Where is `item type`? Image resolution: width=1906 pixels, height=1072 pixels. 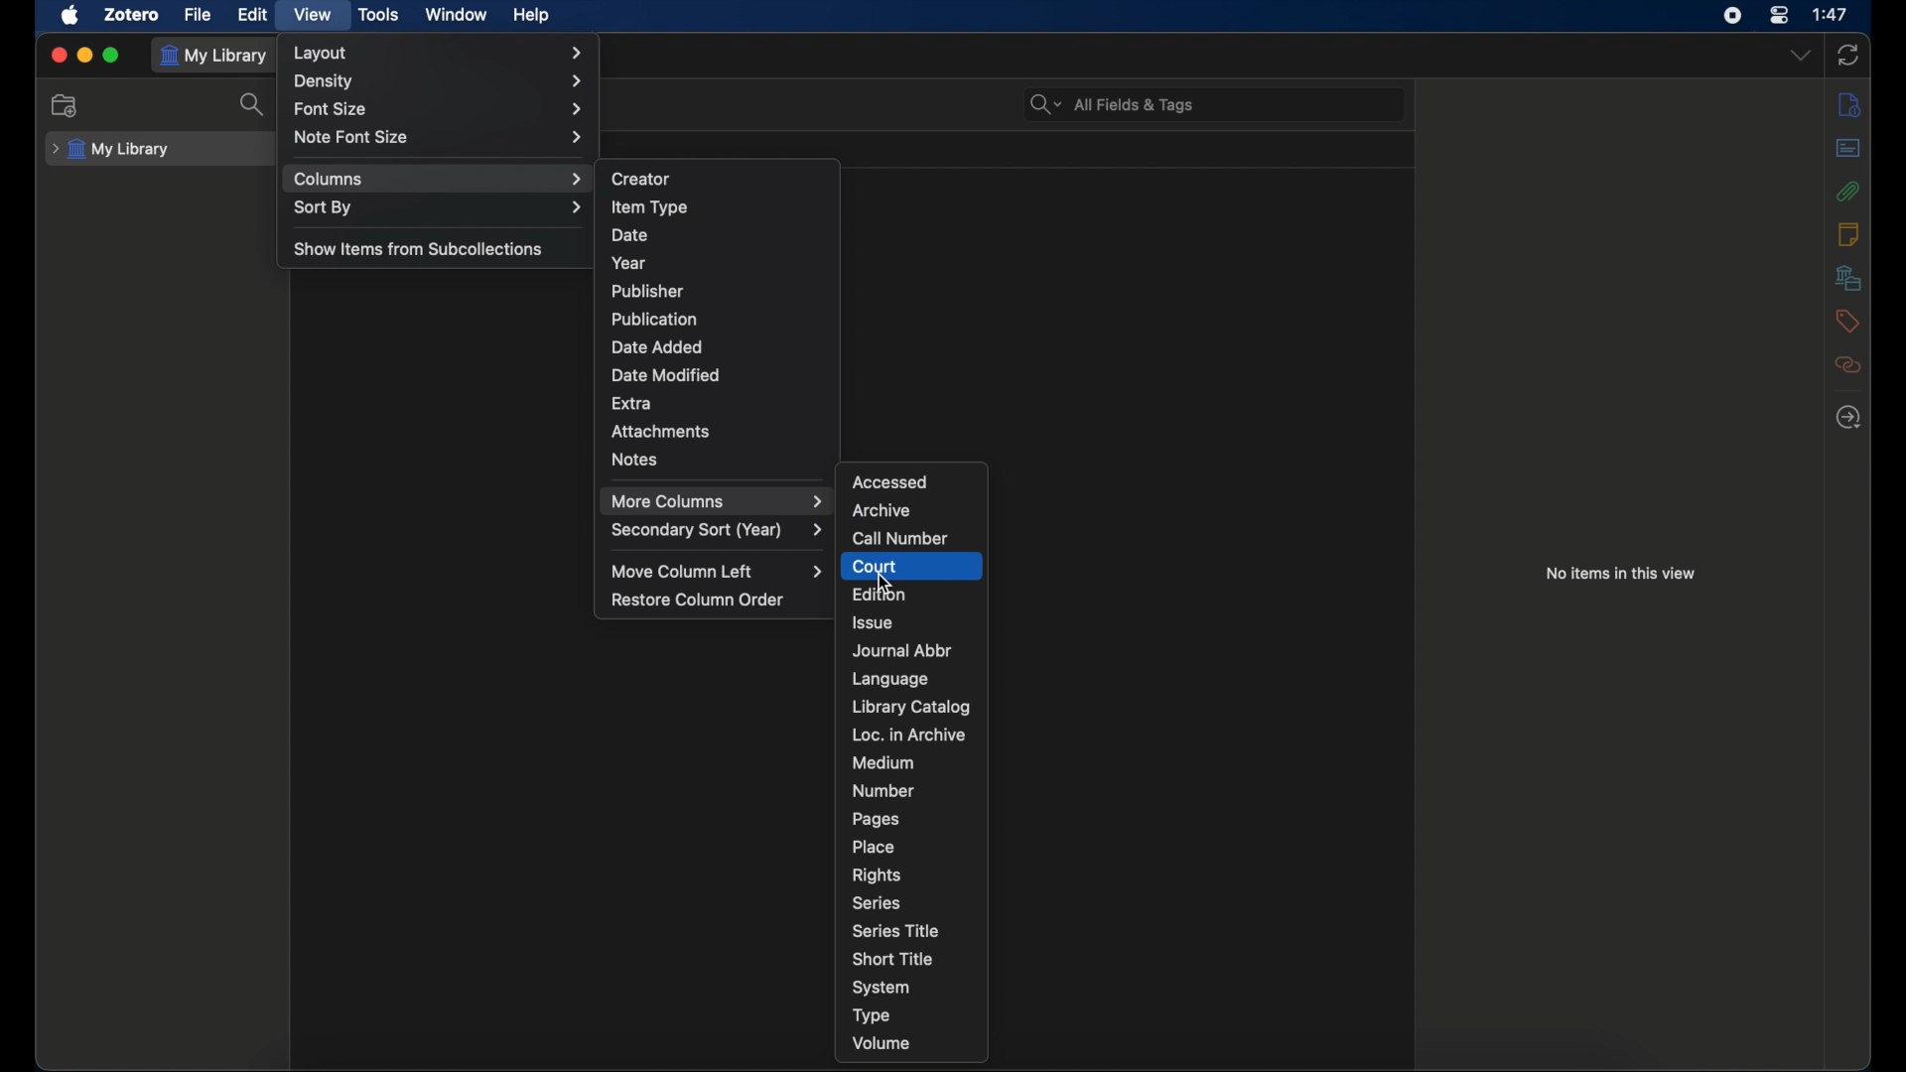
item type is located at coordinates (650, 207).